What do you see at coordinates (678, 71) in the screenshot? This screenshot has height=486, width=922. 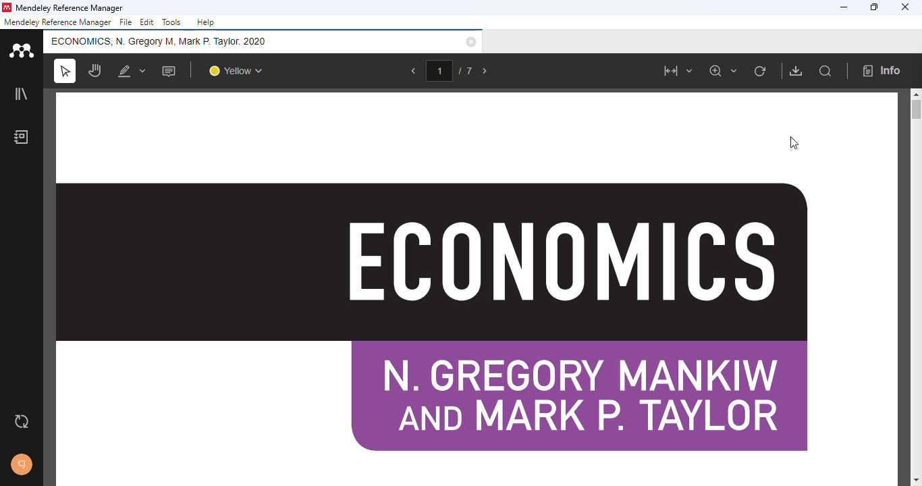 I see `fit to width / fit to height` at bounding box center [678, 71].